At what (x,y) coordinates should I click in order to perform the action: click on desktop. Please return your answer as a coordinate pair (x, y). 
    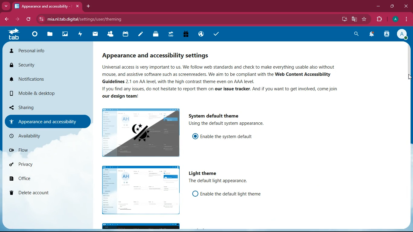
    Looking at the image, I should click on (344, 20).